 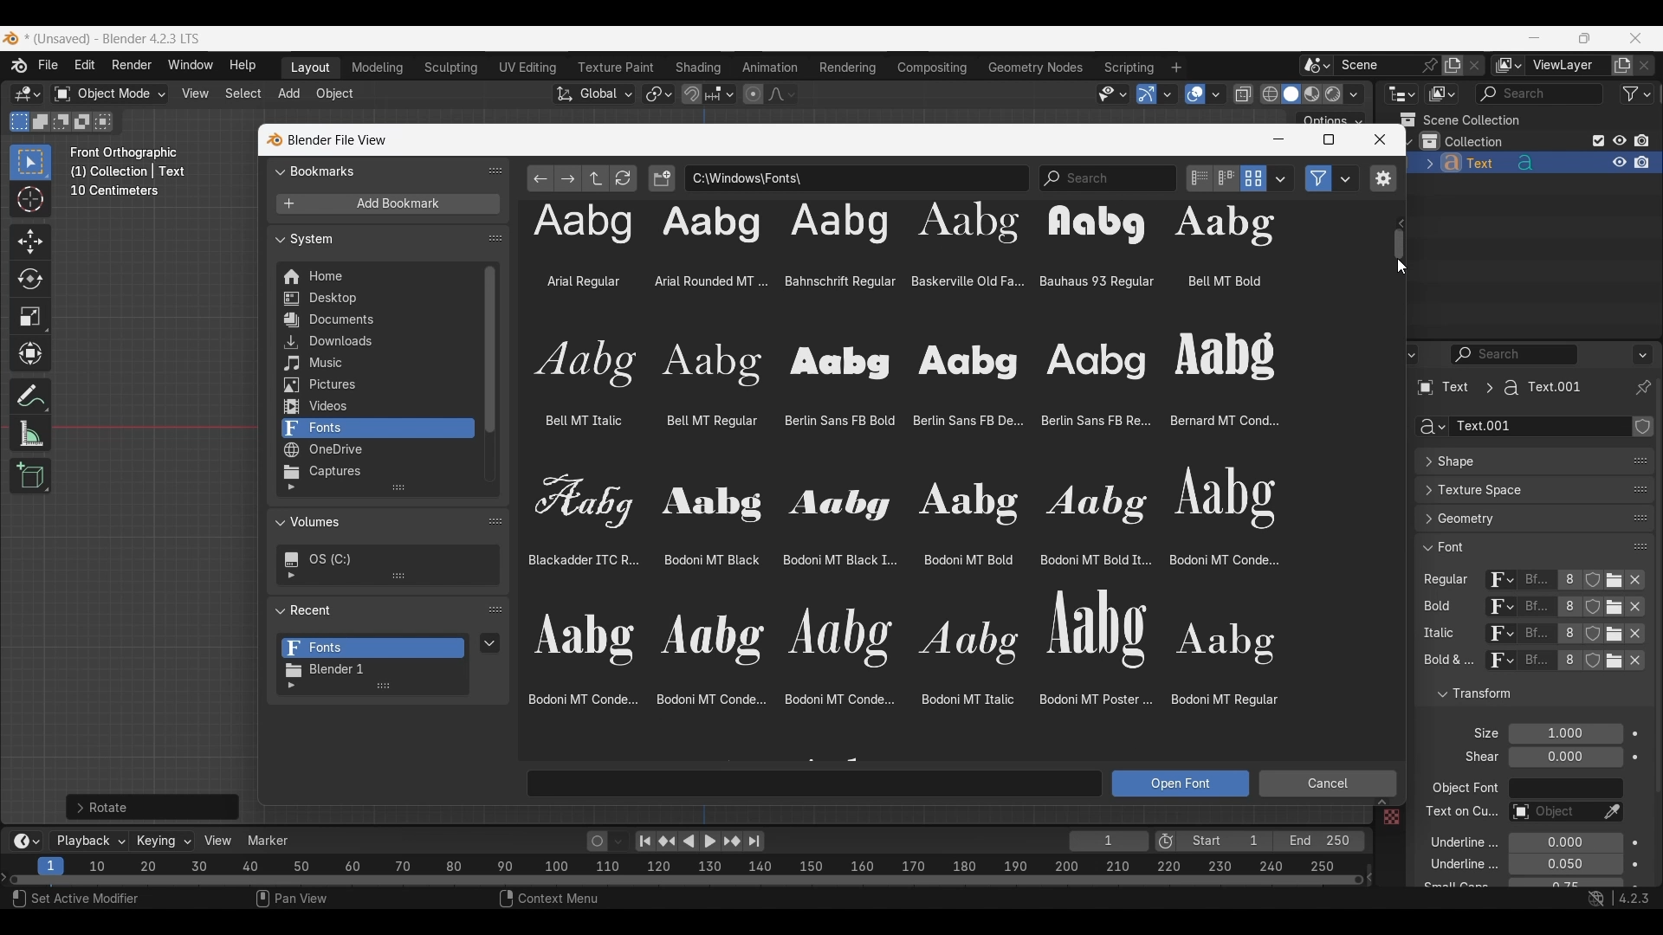 What do you see at coordinates (20, 66) in the screenshot?
I see `More about Blender` at bounding box center [20, 66].